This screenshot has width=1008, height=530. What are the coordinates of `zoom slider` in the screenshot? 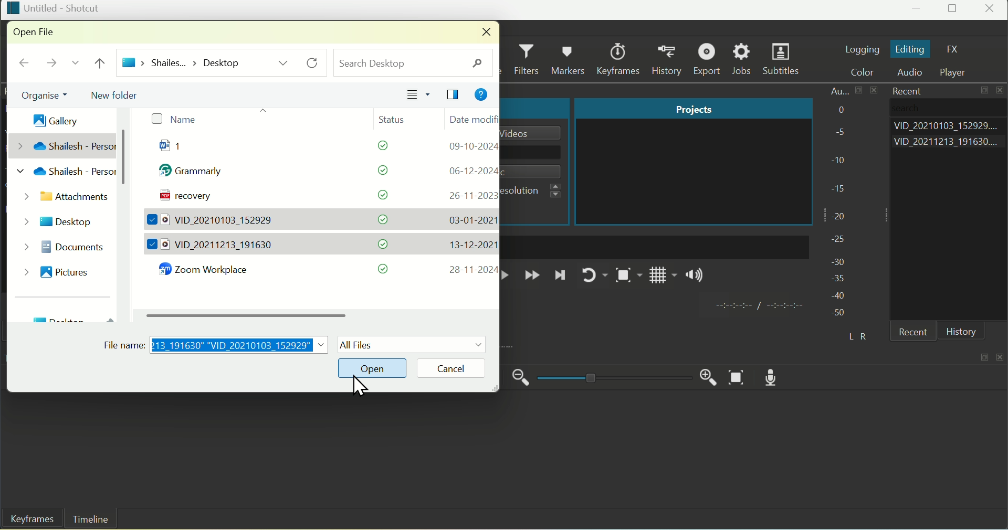 It's located at (612, 378).